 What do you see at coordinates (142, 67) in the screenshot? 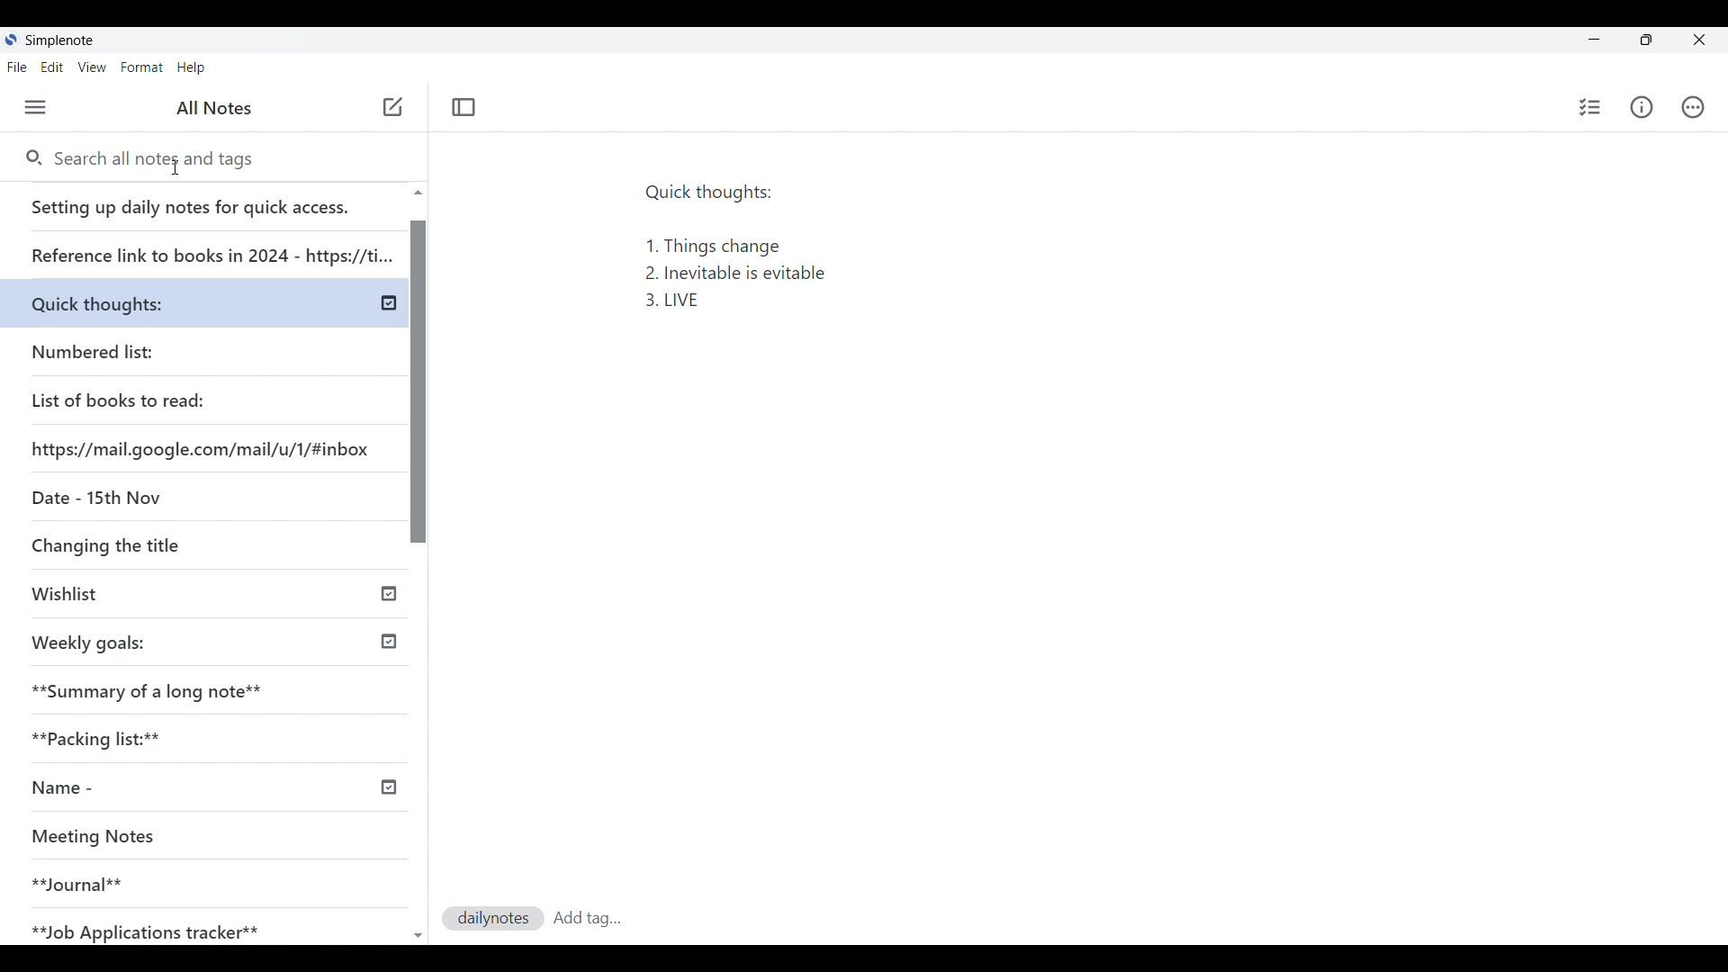
I see `Format menu` at bounding box center [142, 67].